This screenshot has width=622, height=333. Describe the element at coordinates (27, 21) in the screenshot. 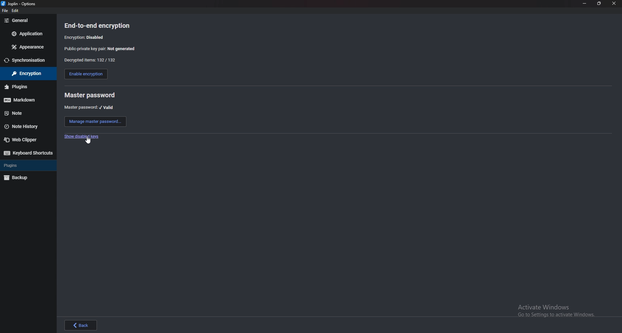

I see `general` at that location.